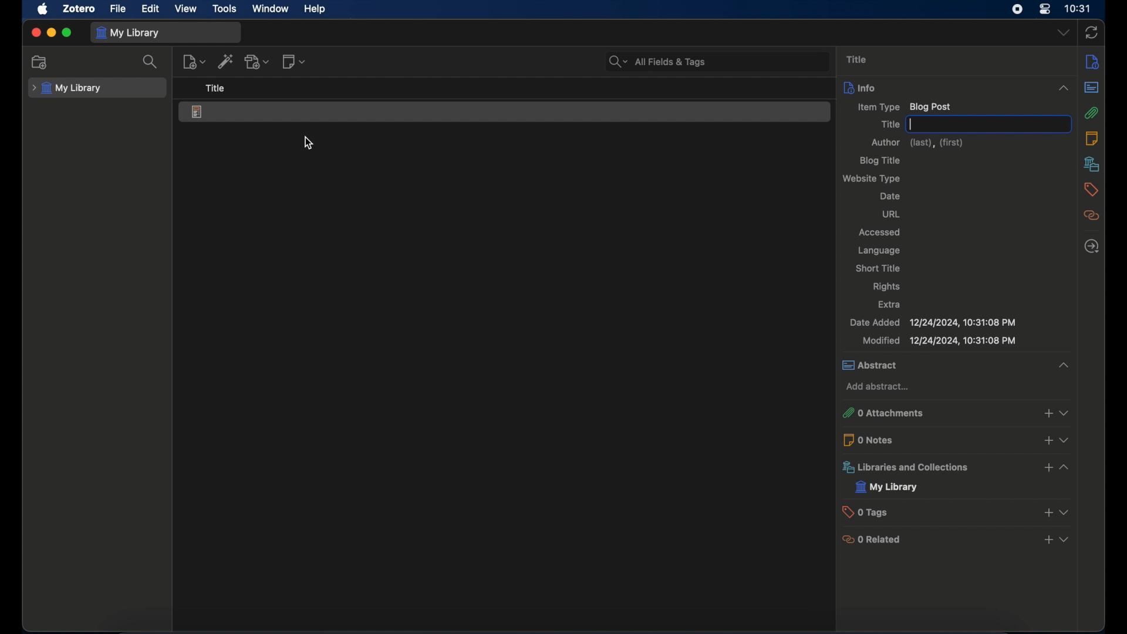 The height and width of the screenshot is (634, 1127). What do you see at coordinates (890, 195) in the screenshot?
I see `date` at bounding box center [890, 195].